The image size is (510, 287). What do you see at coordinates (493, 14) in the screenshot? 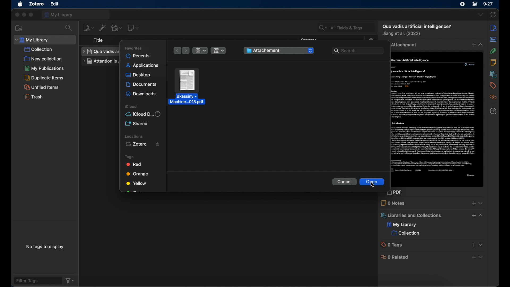
I see `sync` at bounding box center [493, 14].